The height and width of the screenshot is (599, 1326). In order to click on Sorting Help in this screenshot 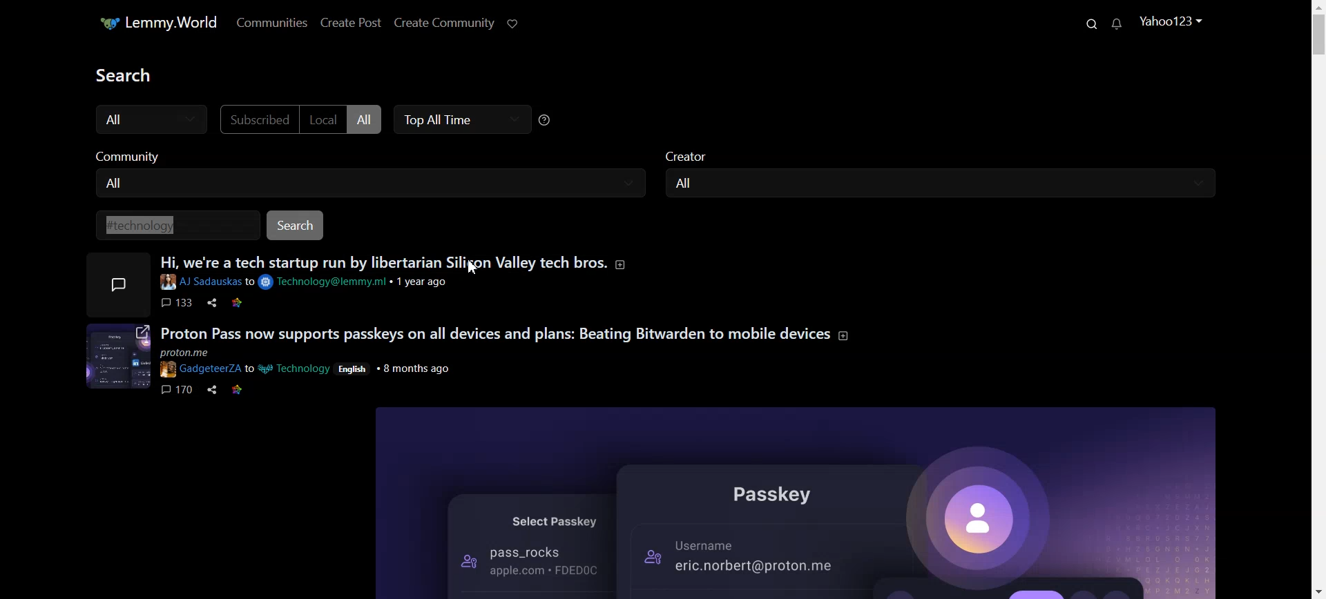, I will do `click(544, 119)`.